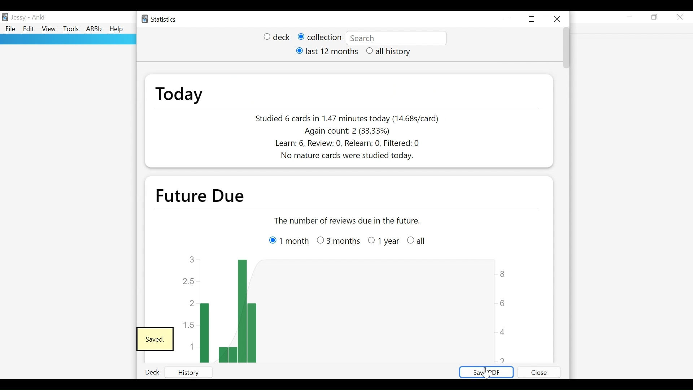  Describe the element at coordinates (48, 29) in the screenshot. I see `View` at that location.